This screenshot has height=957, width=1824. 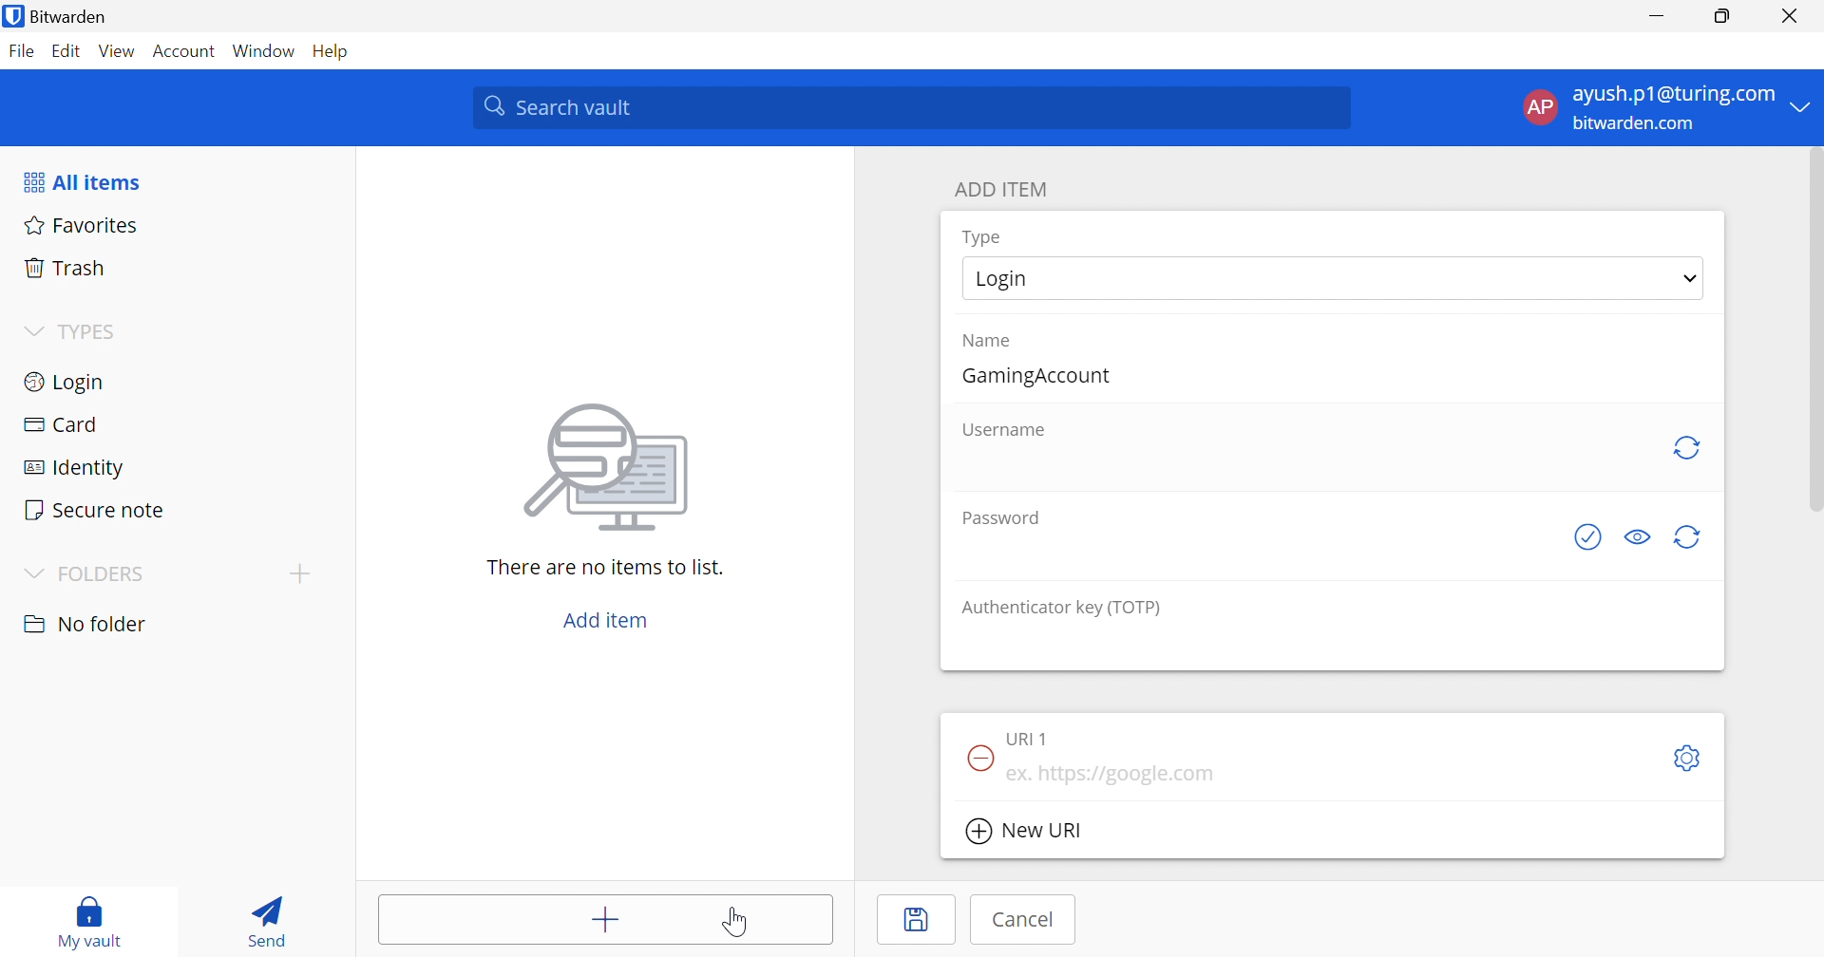 What do you see at coordinates (104, 574) in the screenshot?
I see `FOLDERS` at bounding box center [104, 574].